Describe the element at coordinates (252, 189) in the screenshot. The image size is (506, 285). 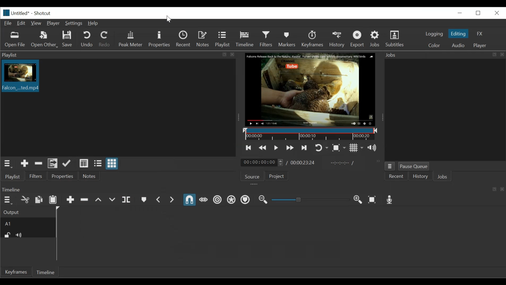
I see `Timeline Panel` at that location.